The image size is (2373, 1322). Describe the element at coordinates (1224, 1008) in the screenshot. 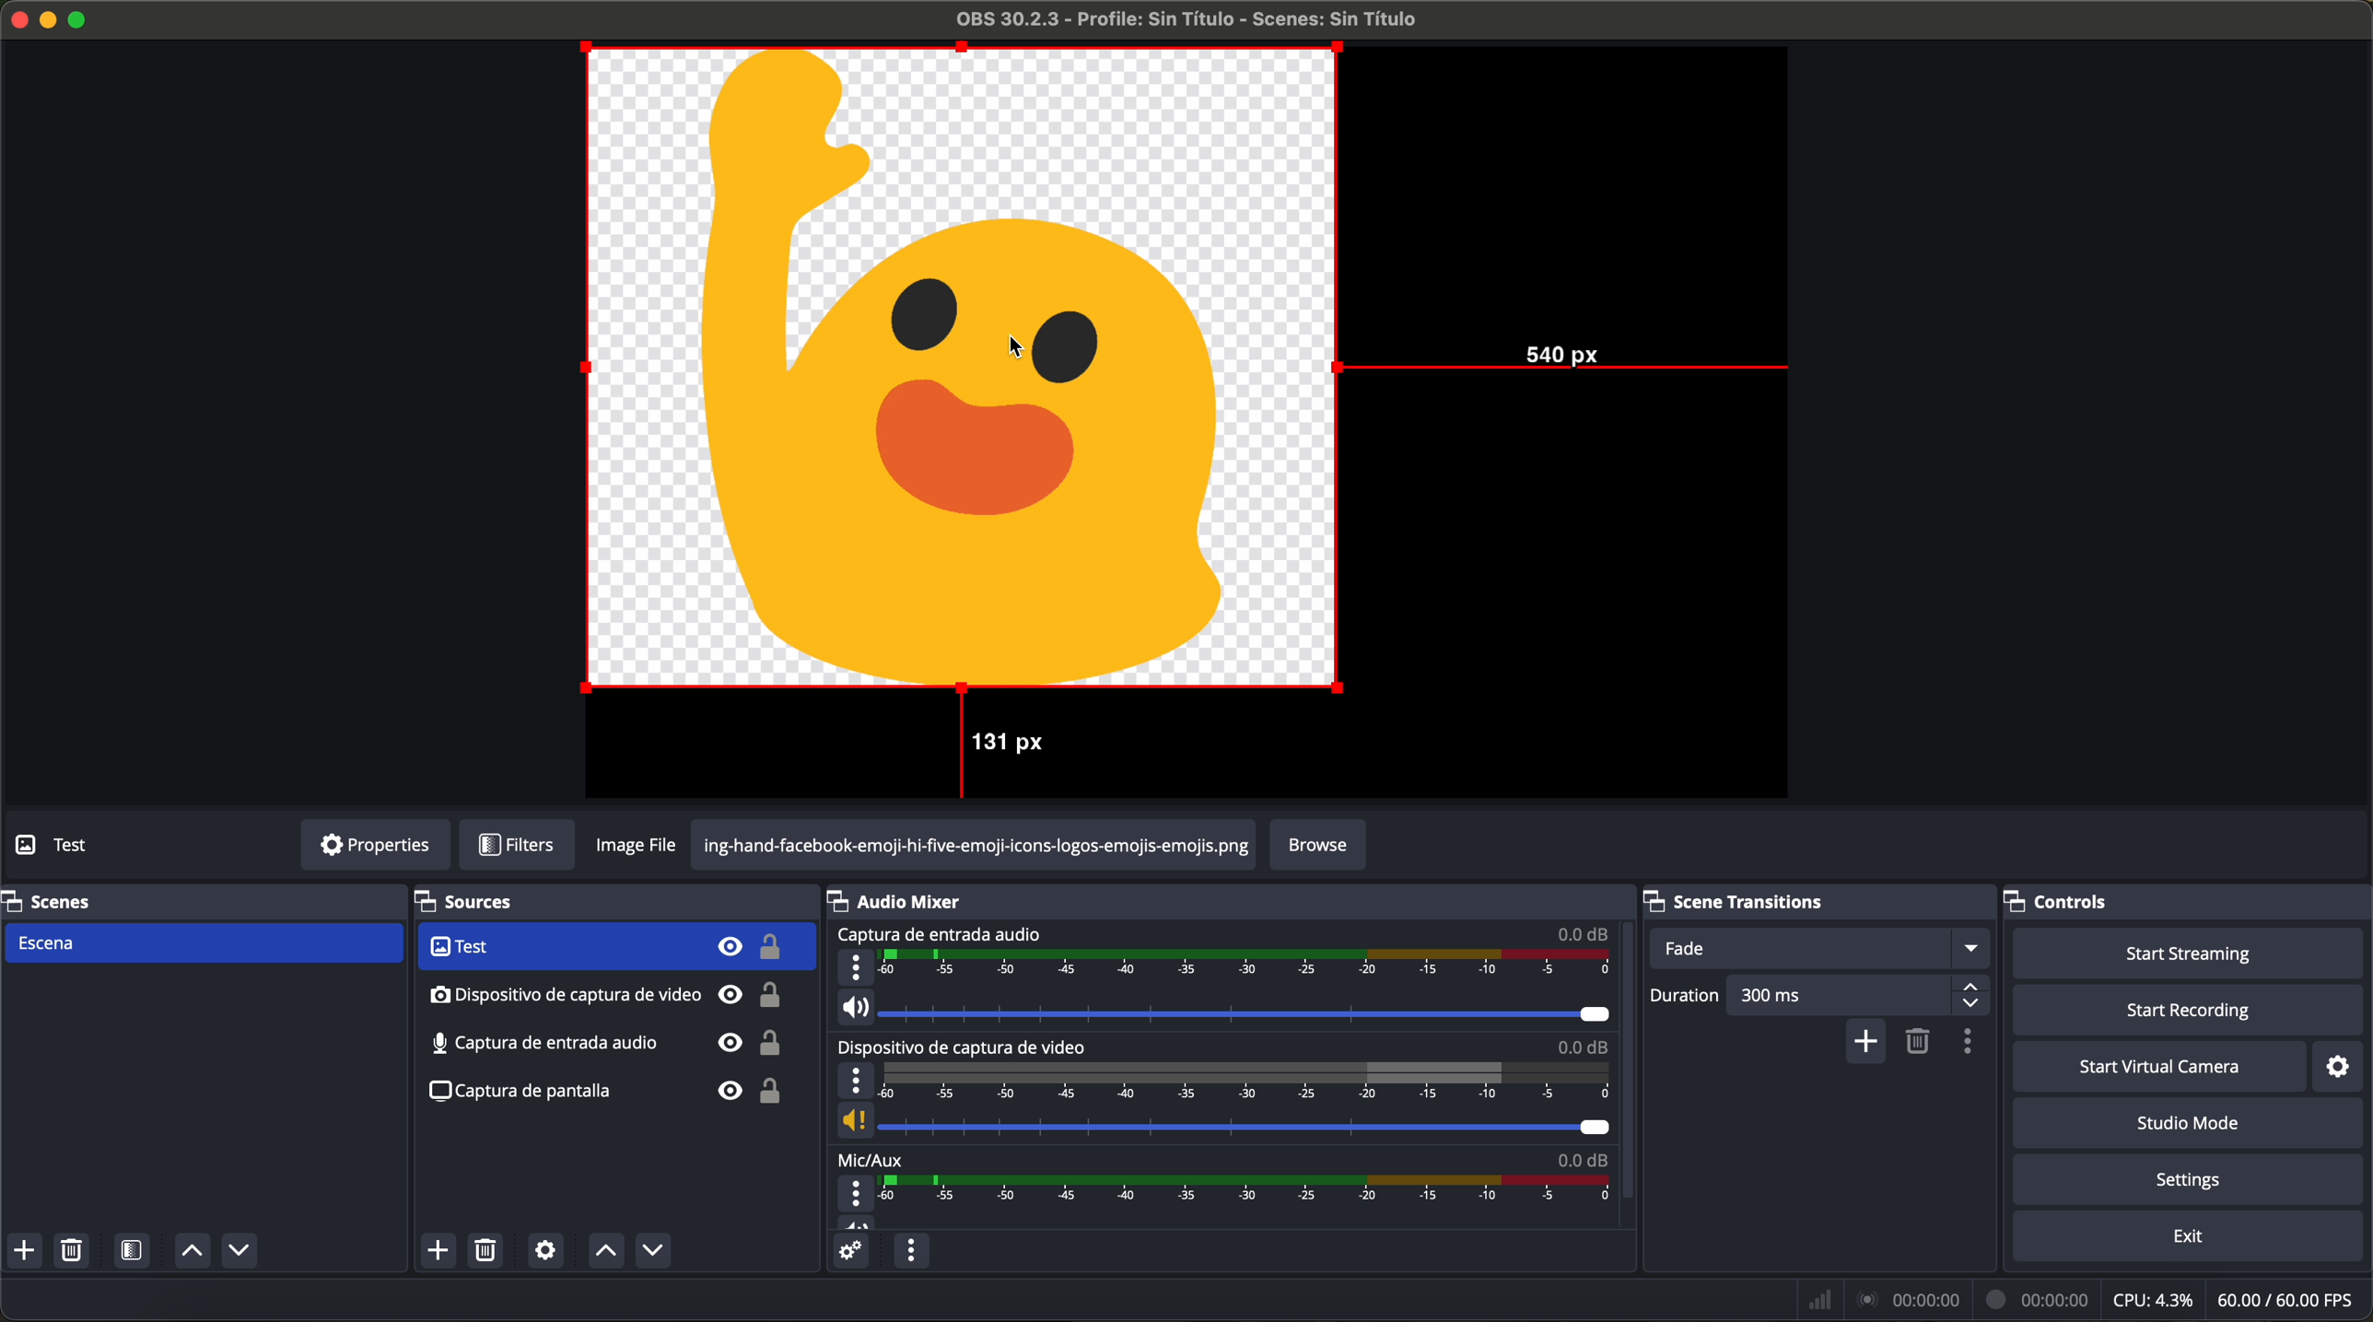

I see `vol` at that location.